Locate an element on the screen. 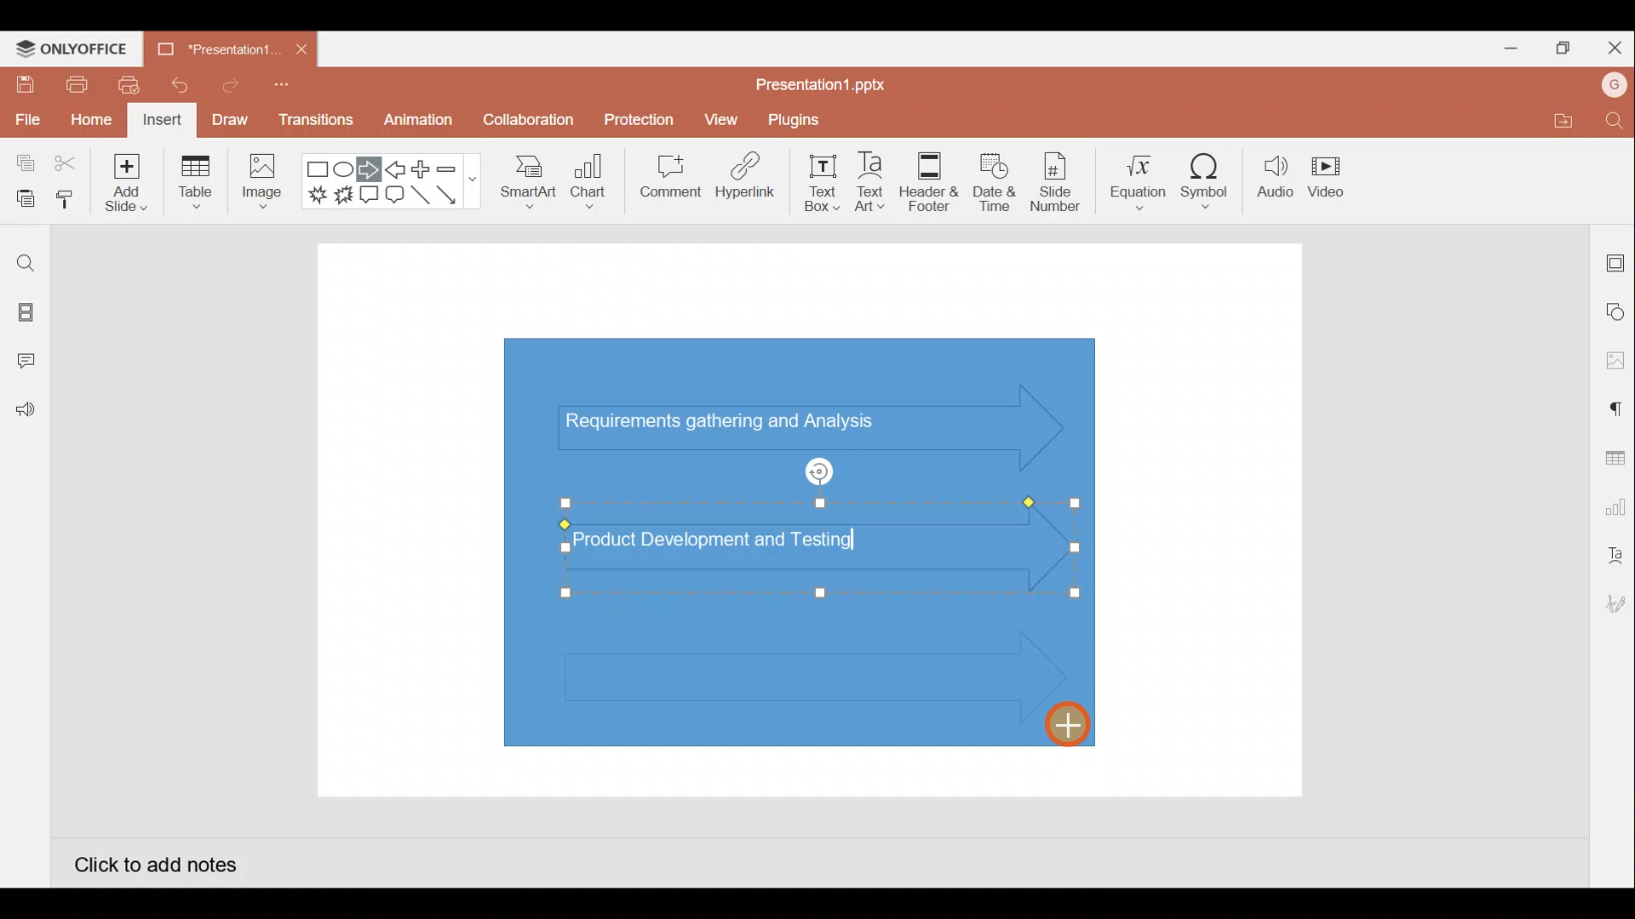  Rectangular callout is located at coordinates (370, 196).